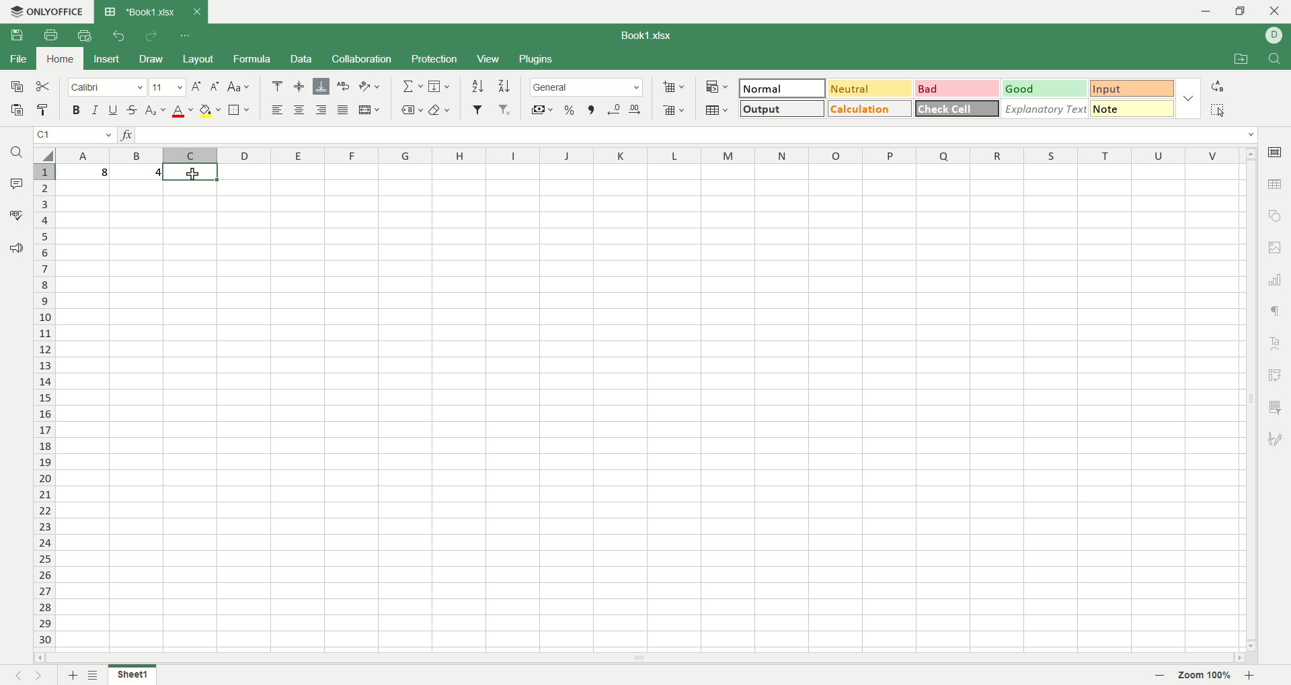 The image size is (1291, 685). I want to click on border, so click(239, 109).